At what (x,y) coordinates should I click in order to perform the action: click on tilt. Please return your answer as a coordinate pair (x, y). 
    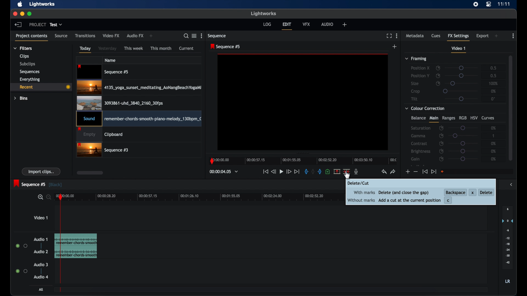
    Looking at the image, I should click on (414, 99).